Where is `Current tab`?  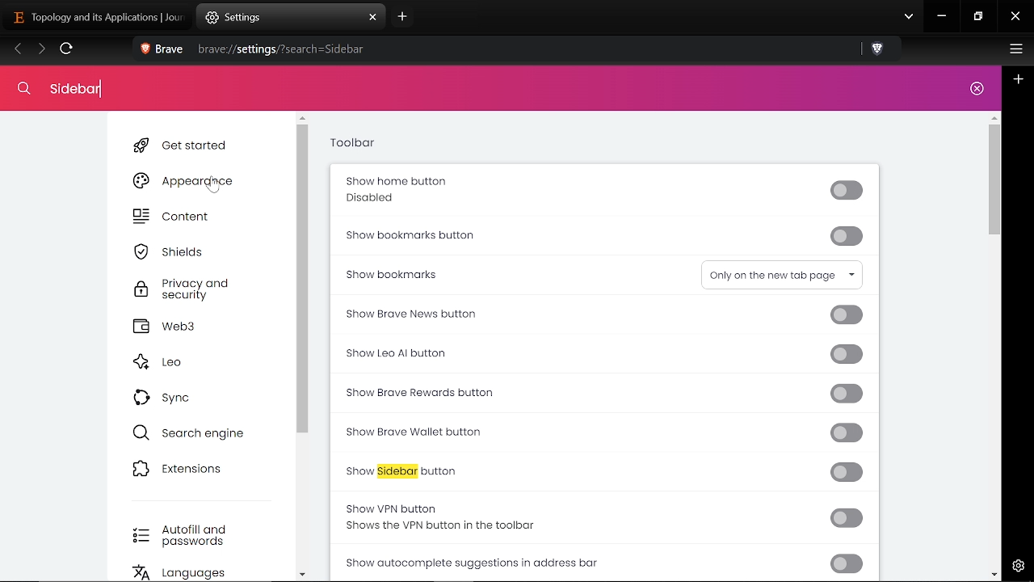 Current tab is located at coordinates (96, 16).